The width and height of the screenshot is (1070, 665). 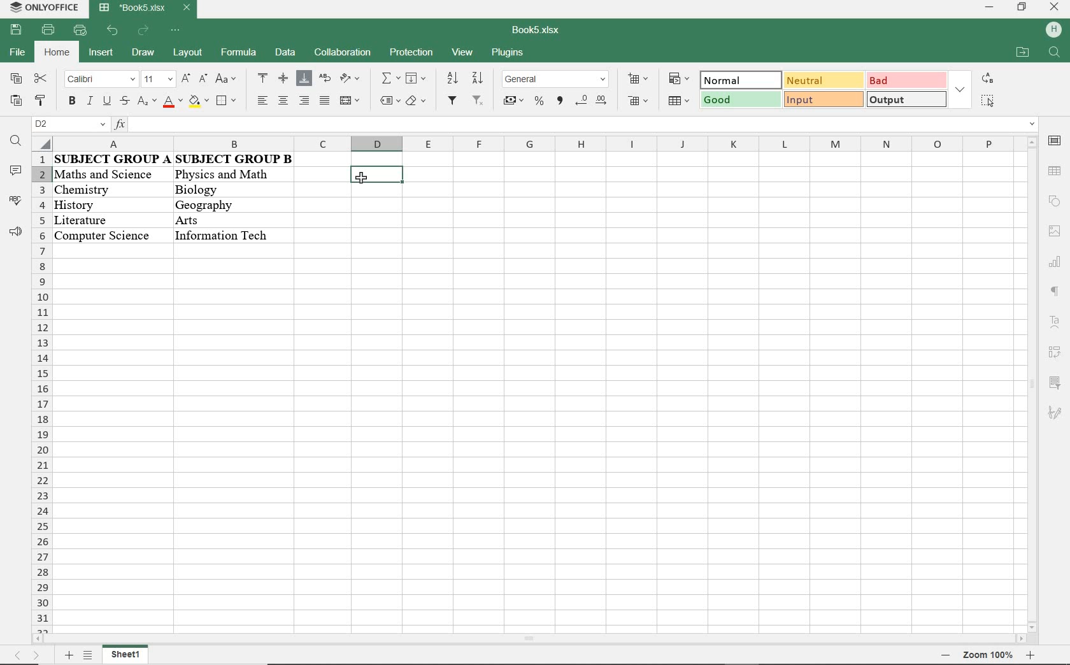 What do you see at coordinates (741, 101) in the screenshot?
I see `good` at bounding box center [741, 101].